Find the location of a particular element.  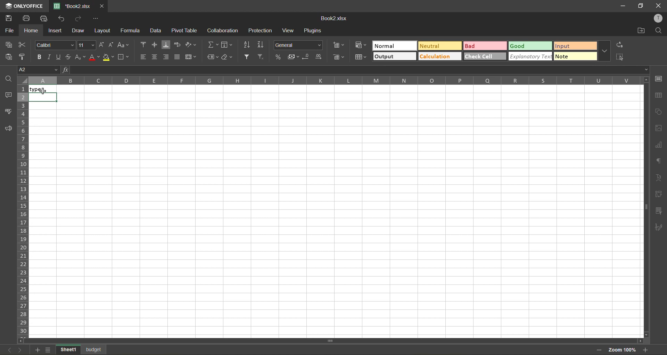

file name is located at coordinates (74, 6).